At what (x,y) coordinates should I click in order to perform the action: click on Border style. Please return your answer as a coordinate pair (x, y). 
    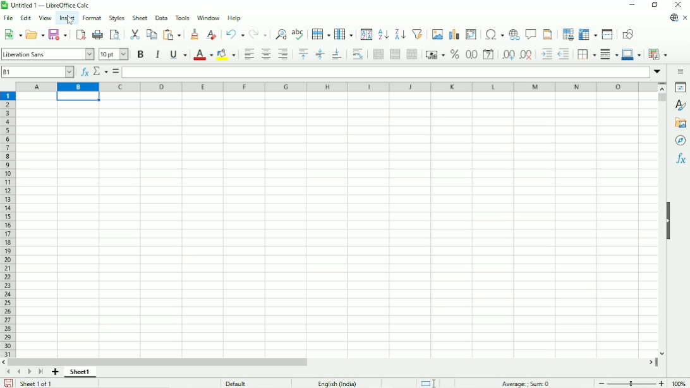
    Looking at the image, I should click on (609, 54).